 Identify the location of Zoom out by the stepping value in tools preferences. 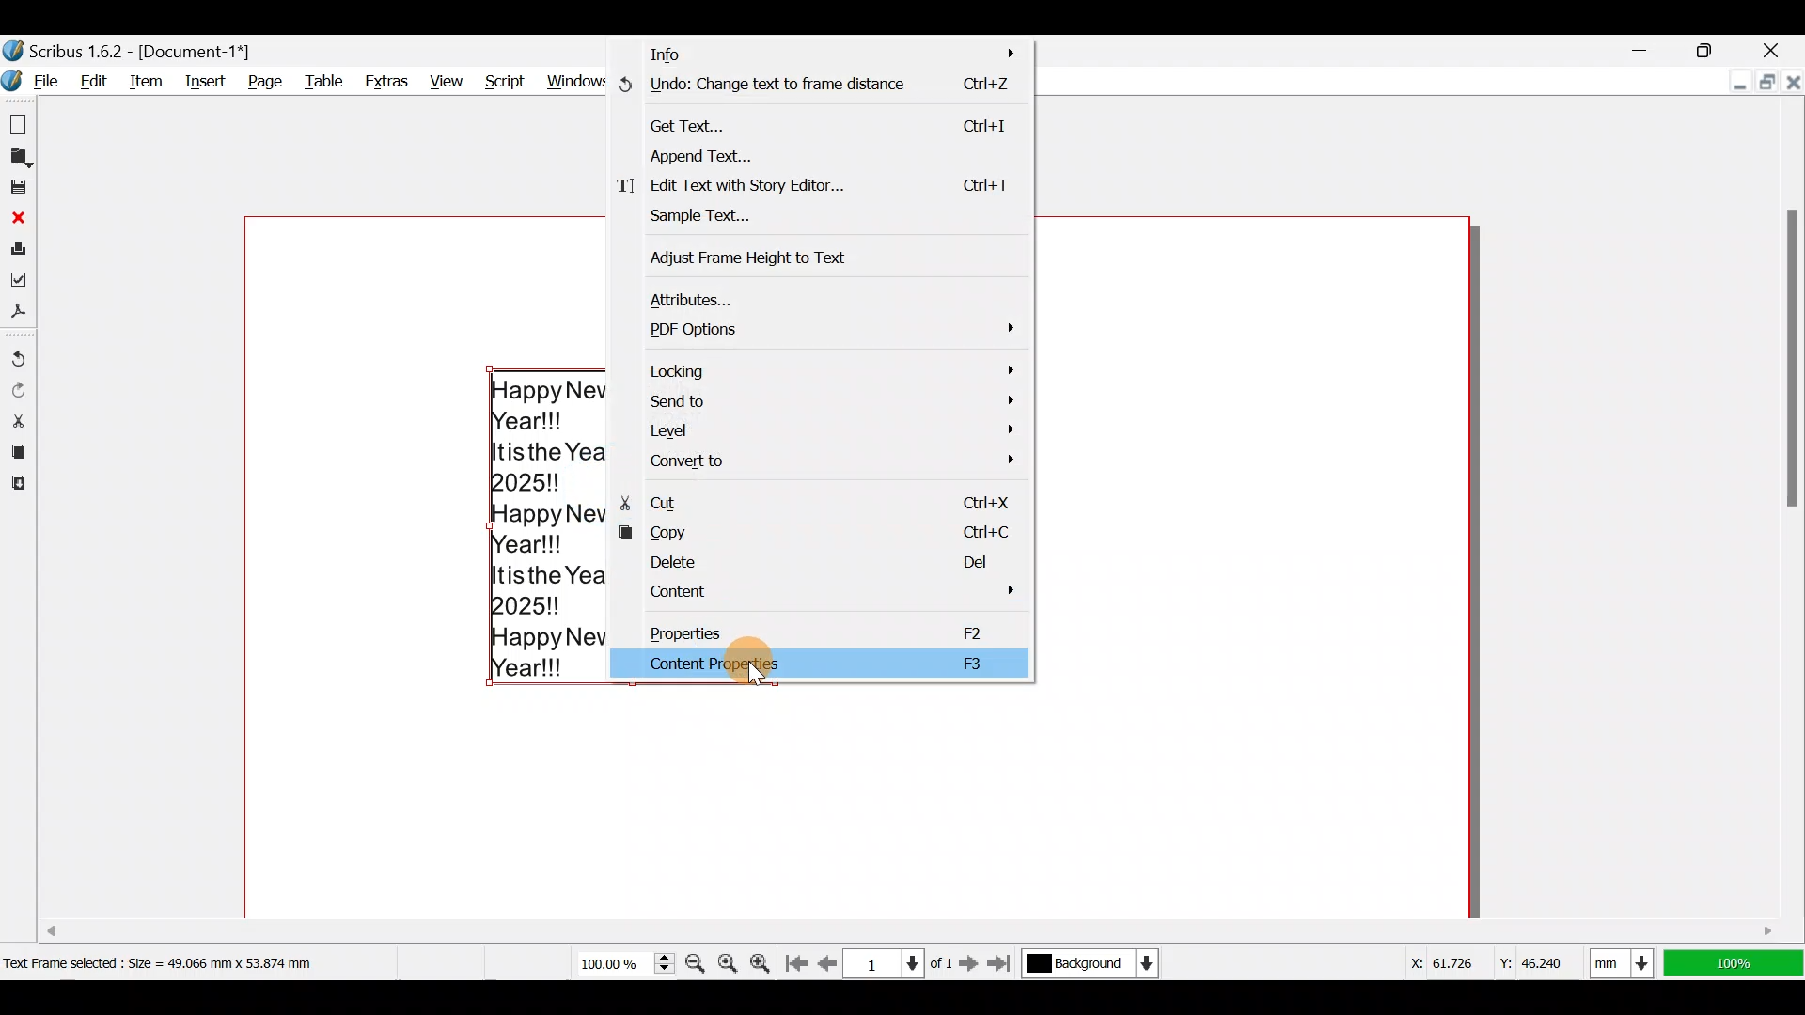
(698, 958).